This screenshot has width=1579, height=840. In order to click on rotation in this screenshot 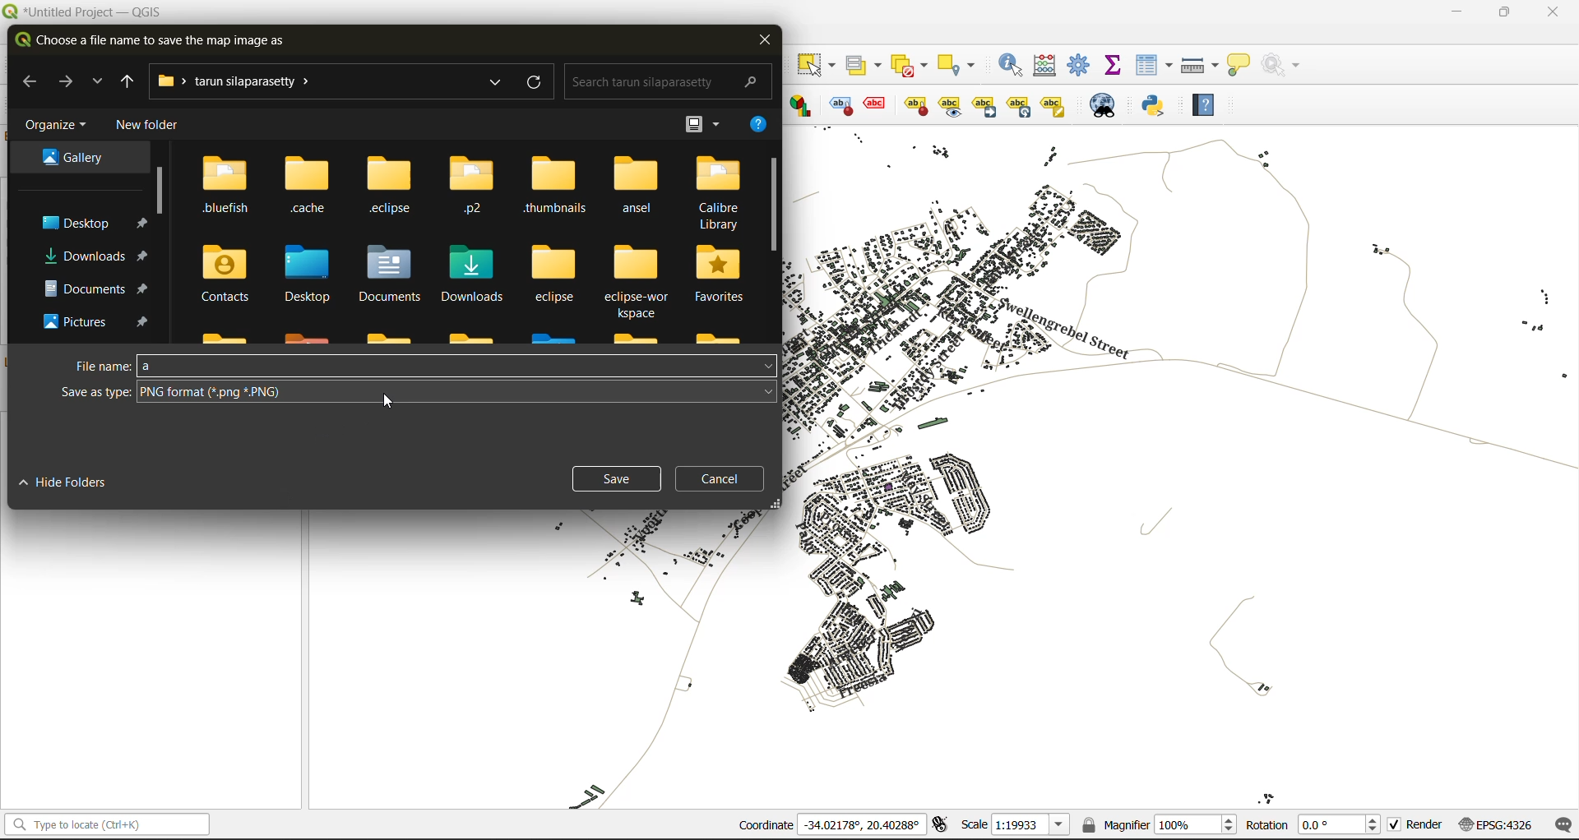, I will do `click(1313, 824)`.